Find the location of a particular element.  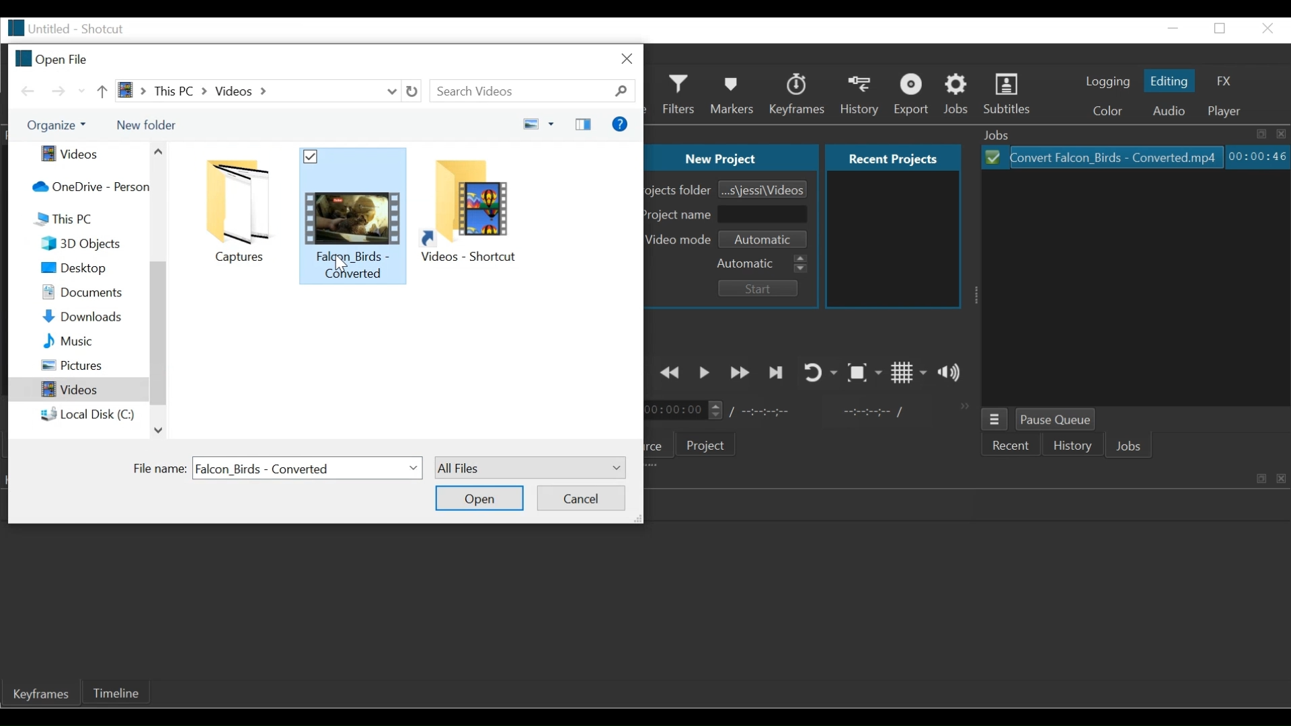

Go Back is located at coordinates (31, 91).